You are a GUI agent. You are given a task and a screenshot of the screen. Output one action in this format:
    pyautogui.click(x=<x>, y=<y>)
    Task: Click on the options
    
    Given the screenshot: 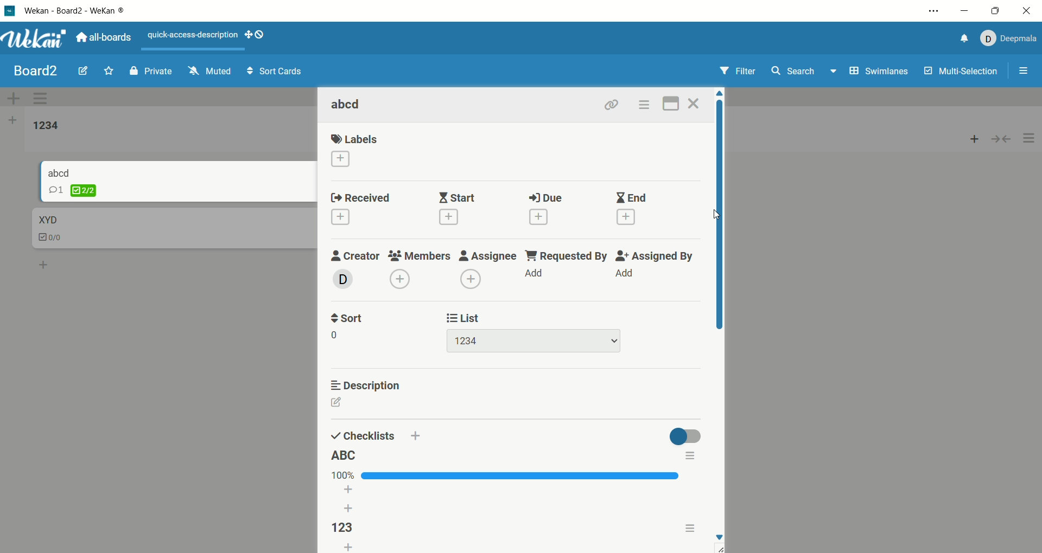 What is the action you would take?
    pyautogui.click(x=1025, y=72)
    